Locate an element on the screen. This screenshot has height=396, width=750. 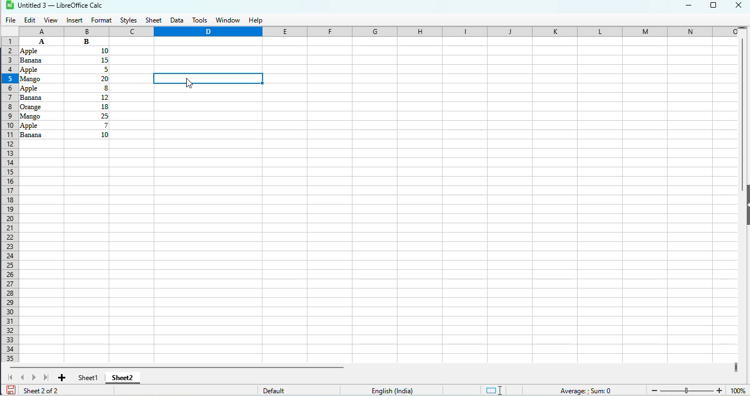
title is located at coordinates (61, 5).